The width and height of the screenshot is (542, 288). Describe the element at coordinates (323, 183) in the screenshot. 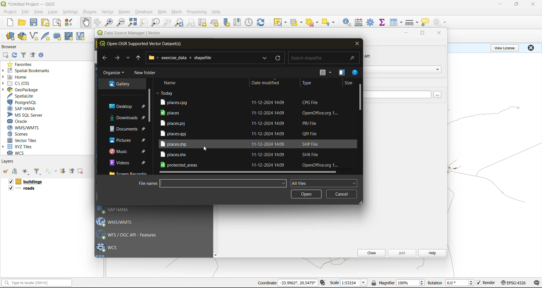

I see `all files` at that location.